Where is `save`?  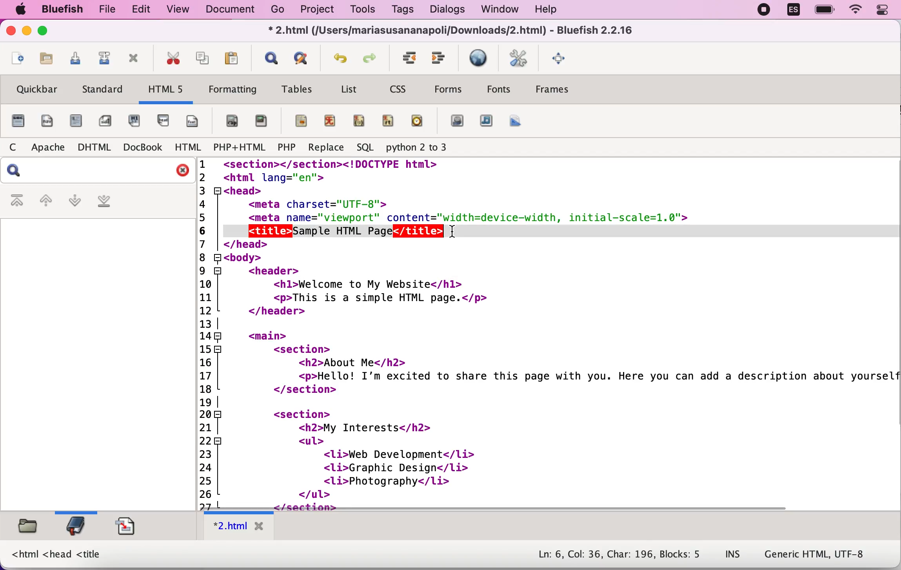
save is located at coordinates (75, 59).